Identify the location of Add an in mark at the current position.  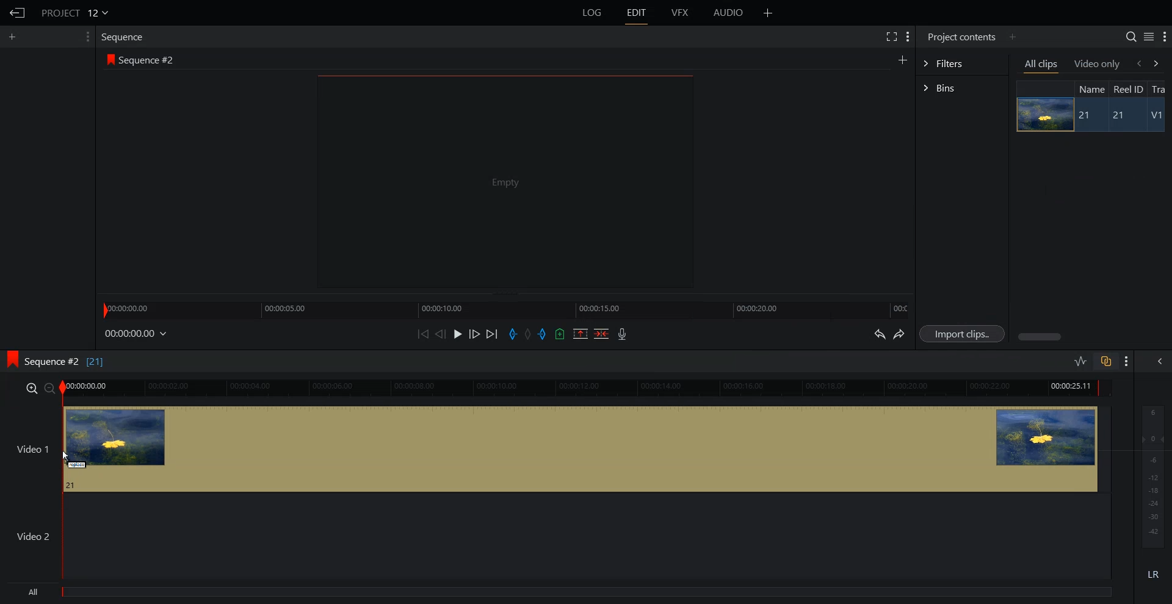
(513, 334).